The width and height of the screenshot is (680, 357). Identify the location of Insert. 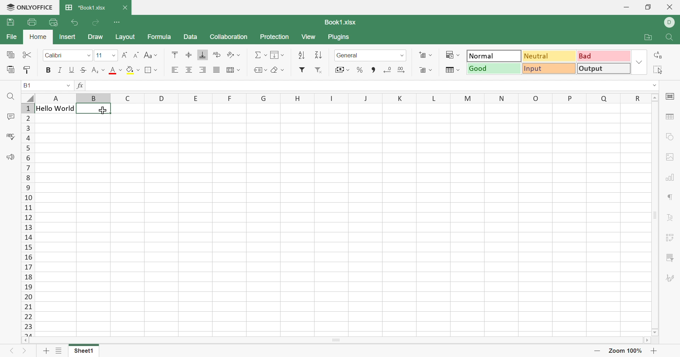
(66, 37).